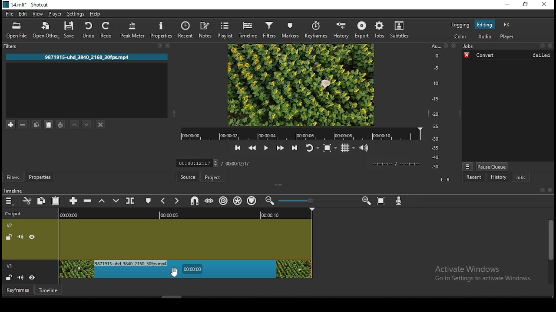 The image size is (556, 312). Describe the element at coordinates (238, 201) in the screenshot. I see `ripple all tracks` at that location.